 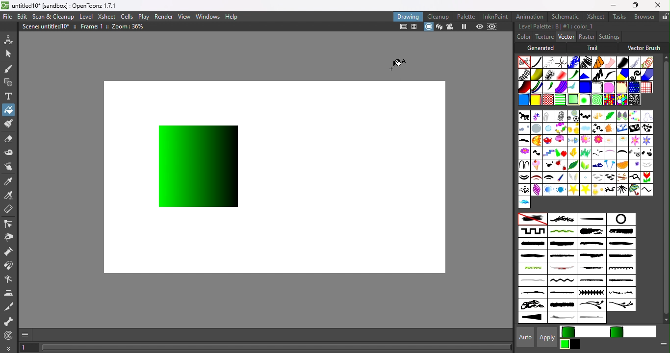 What do you see at coordinates (646, 177) in the screenshot?
I see `scho` at bounding box center [646, 177].